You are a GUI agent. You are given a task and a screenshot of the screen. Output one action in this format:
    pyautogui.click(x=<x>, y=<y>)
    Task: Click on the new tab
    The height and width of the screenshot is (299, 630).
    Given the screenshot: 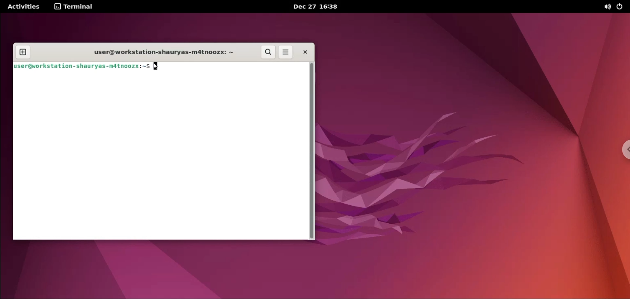 What is the action you would take?
    pyautogui.click(x=22, y=52)
    